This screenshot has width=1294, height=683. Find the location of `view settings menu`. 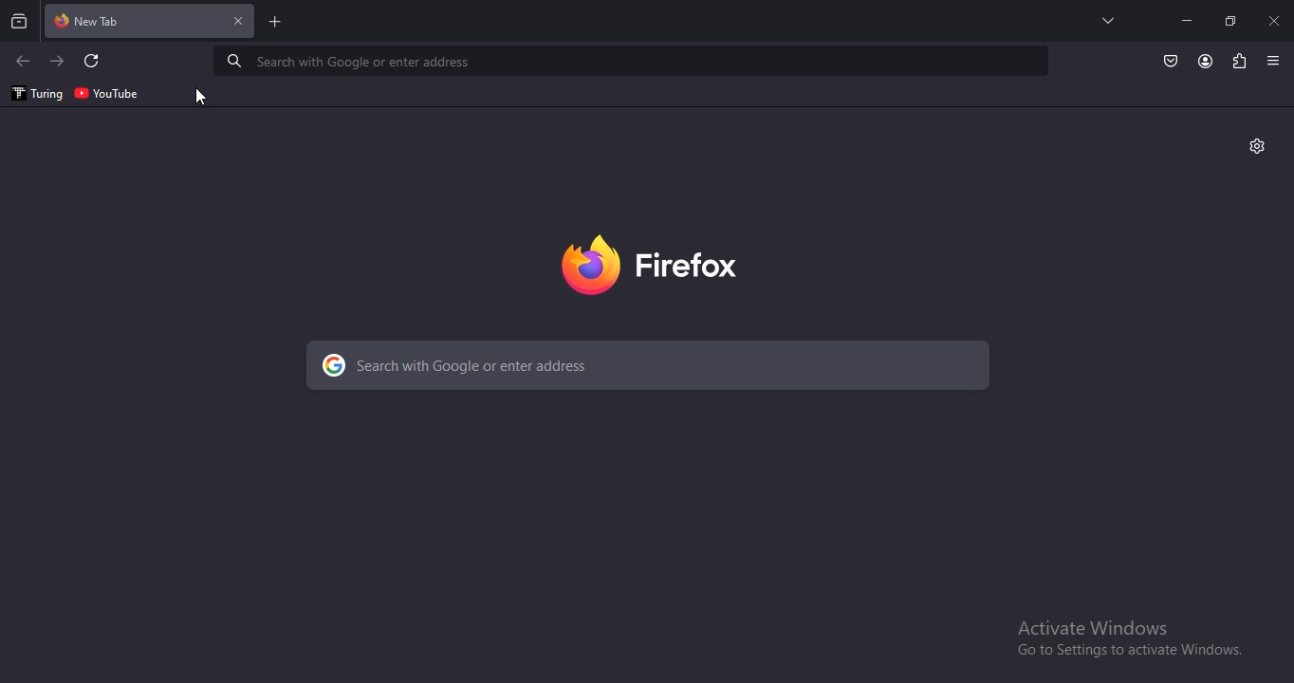

view settings menu is located at coordinates (1274, 60).